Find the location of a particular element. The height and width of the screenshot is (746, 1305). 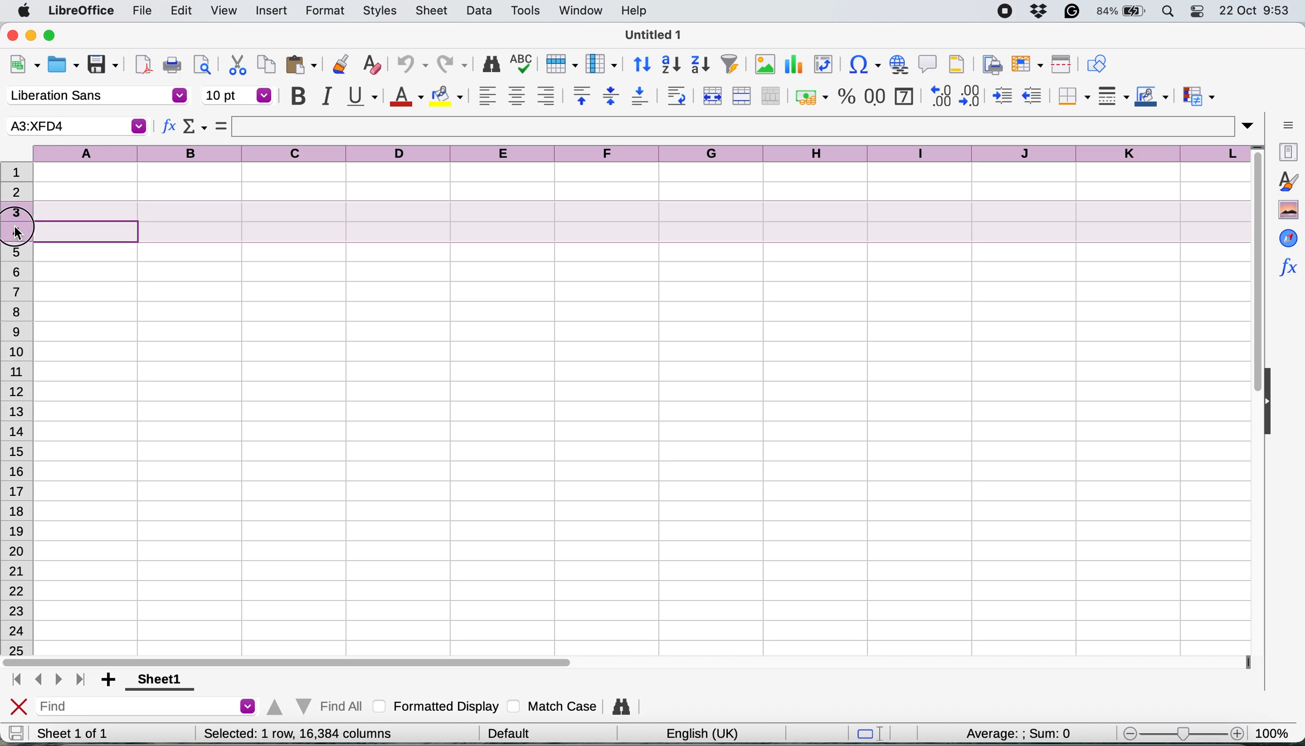

decrease indent is located at coordinates (1034, 95).